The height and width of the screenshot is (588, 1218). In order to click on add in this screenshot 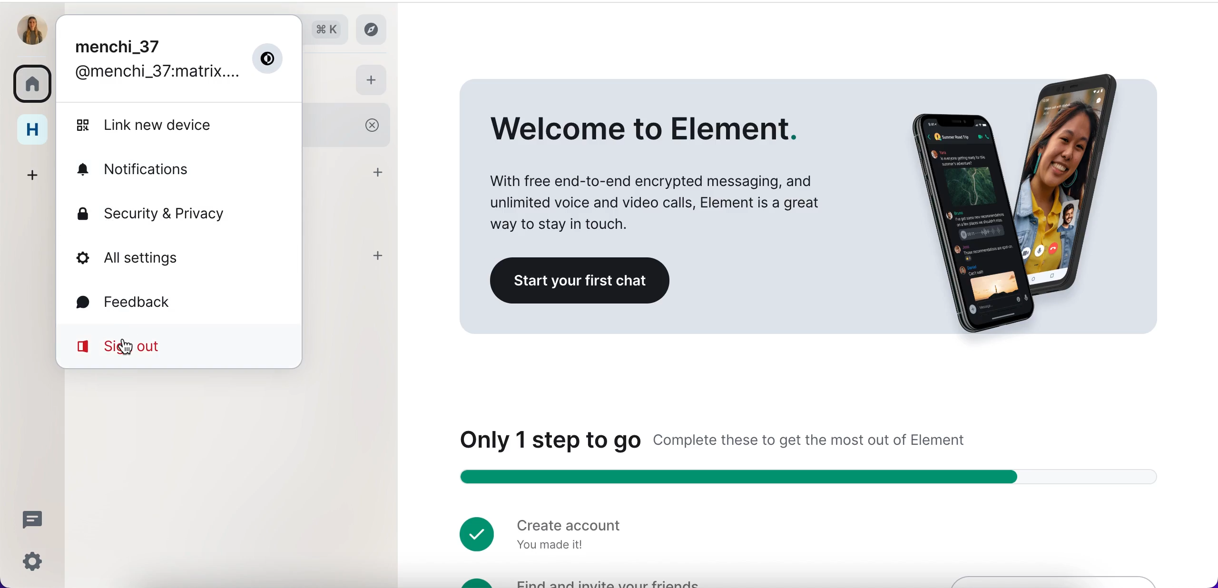, I will do `click(381, 172)`.